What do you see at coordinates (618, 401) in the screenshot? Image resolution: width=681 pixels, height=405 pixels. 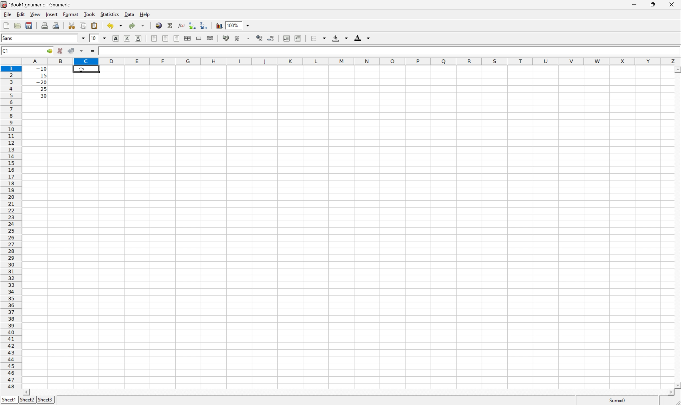 I see `Sum =-10` at bounding box center [618, 401].